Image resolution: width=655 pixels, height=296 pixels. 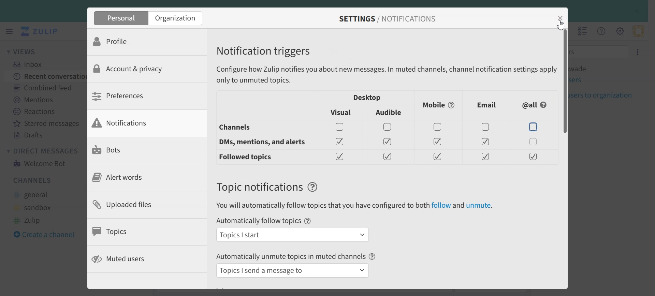 What do you see at coordinates (9, 31) in the screenshot?
I see `Hide left sidebar` at bounding box center [9, 31].